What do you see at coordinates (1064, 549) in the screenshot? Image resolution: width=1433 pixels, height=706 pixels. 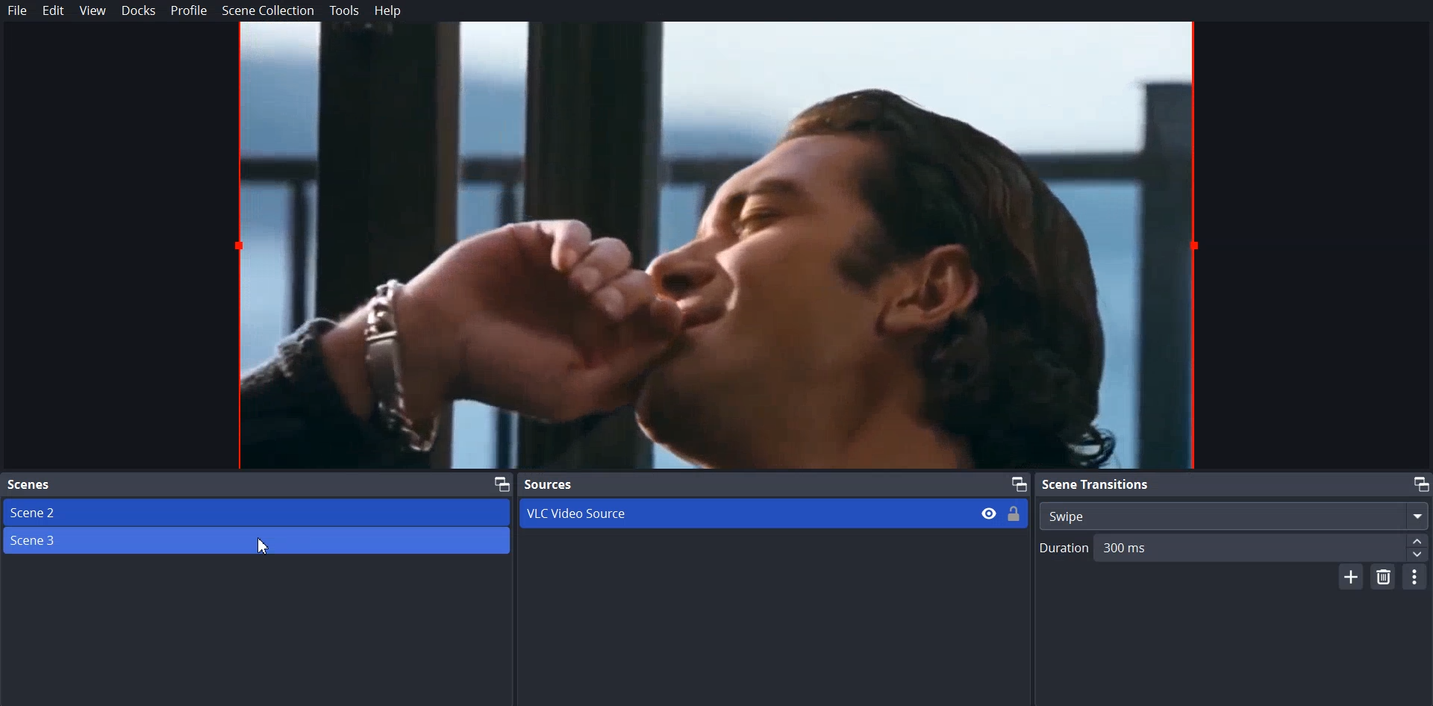 I see `Duration` at bounding box center [1064, 549].